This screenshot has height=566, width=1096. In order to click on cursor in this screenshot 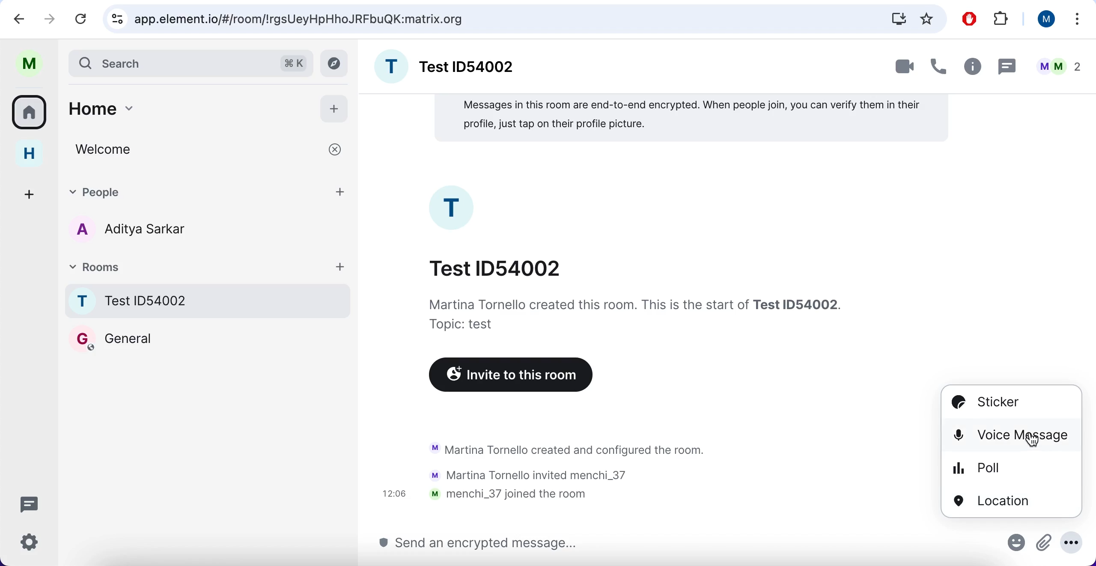, I will do `click(1014, 435)`.